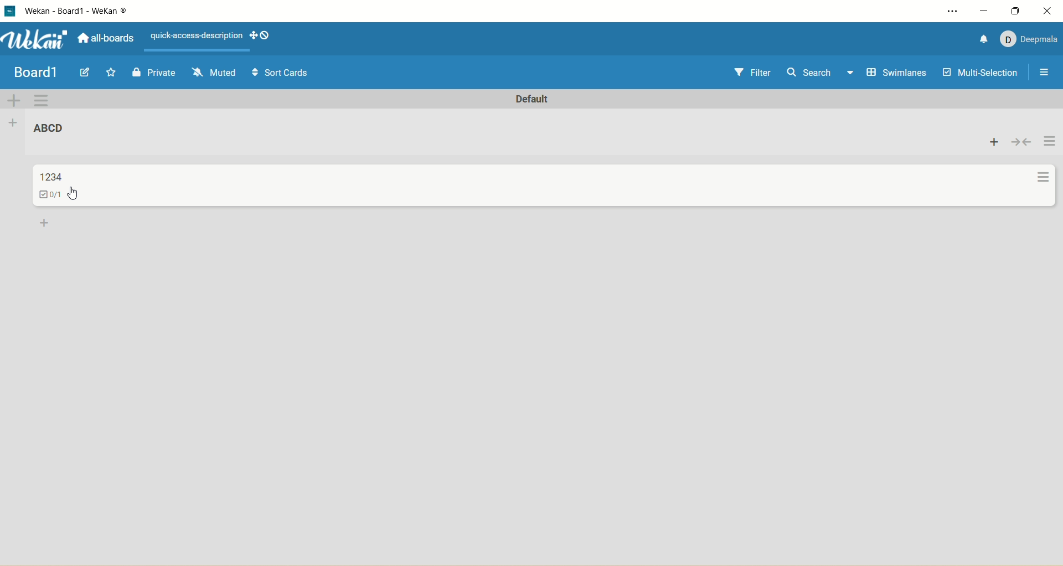 The width and height of the screenshot is (1063, 566). What do you see at coordinates (954, 11) in the screenshot?
I see `settings and more` at bounding box center [954, 11].